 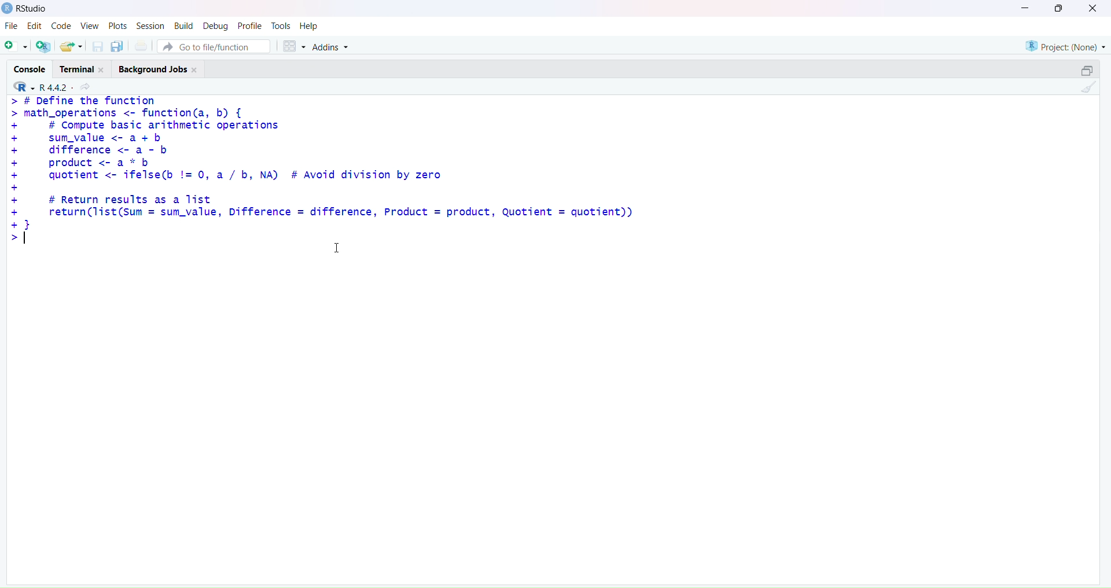 I want to click on File, so click(x=10, y=27).